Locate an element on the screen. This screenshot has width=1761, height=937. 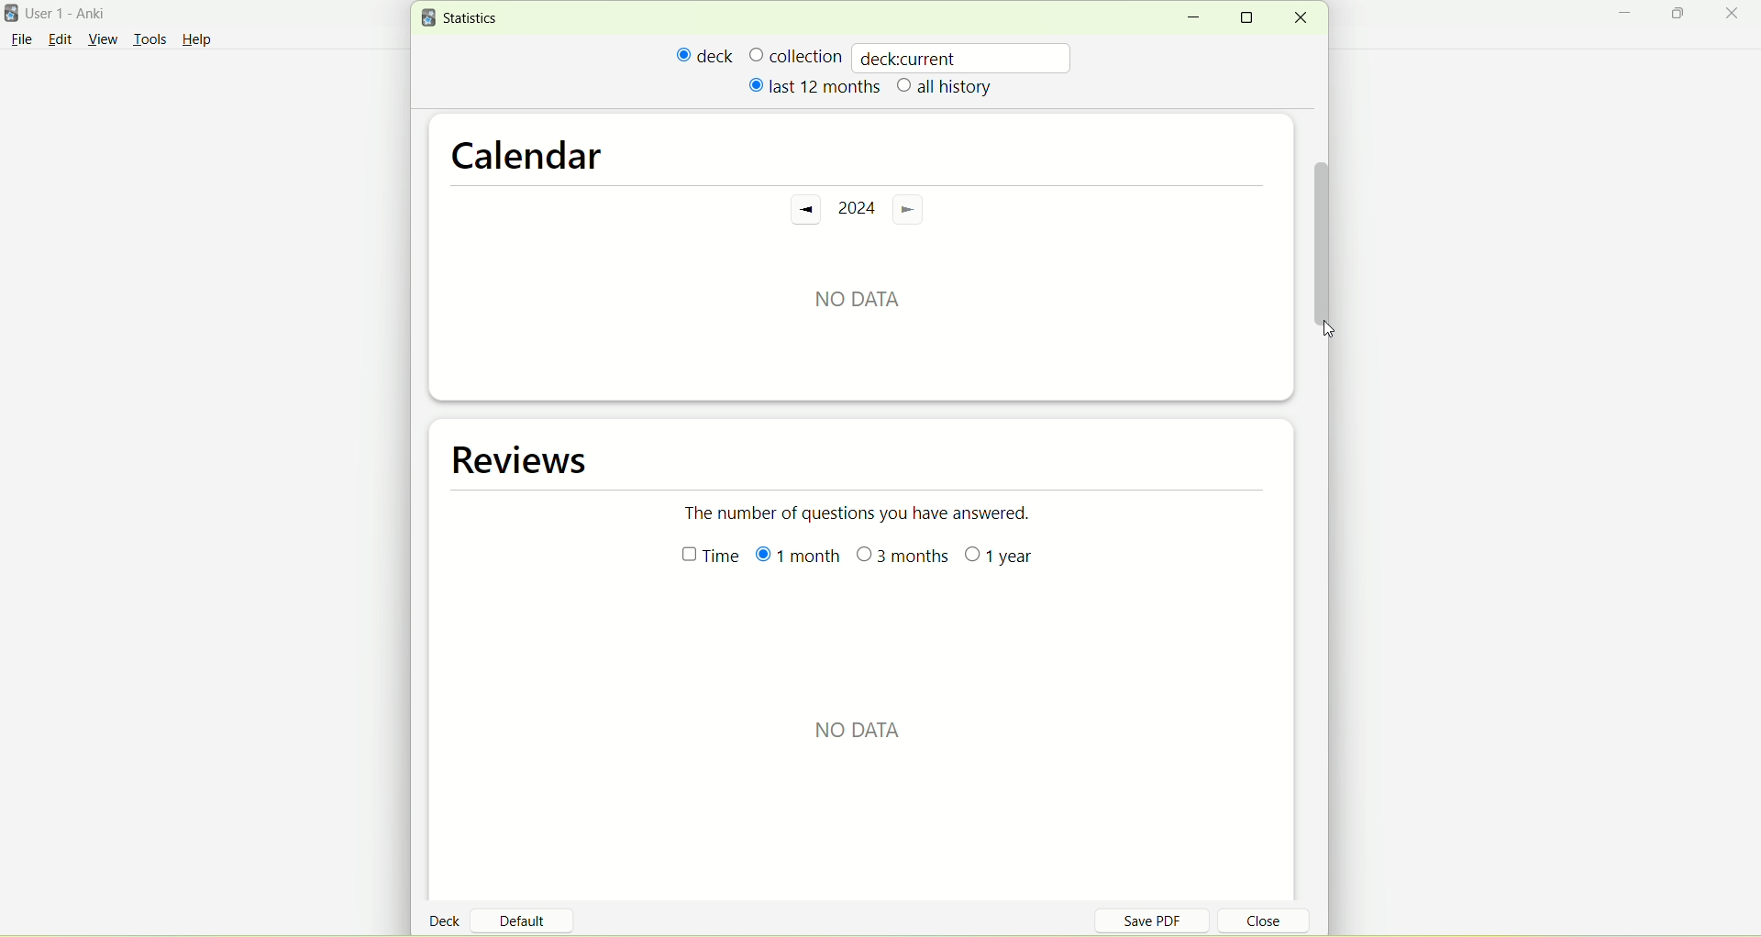
close is located at coordinates (1300, 18).